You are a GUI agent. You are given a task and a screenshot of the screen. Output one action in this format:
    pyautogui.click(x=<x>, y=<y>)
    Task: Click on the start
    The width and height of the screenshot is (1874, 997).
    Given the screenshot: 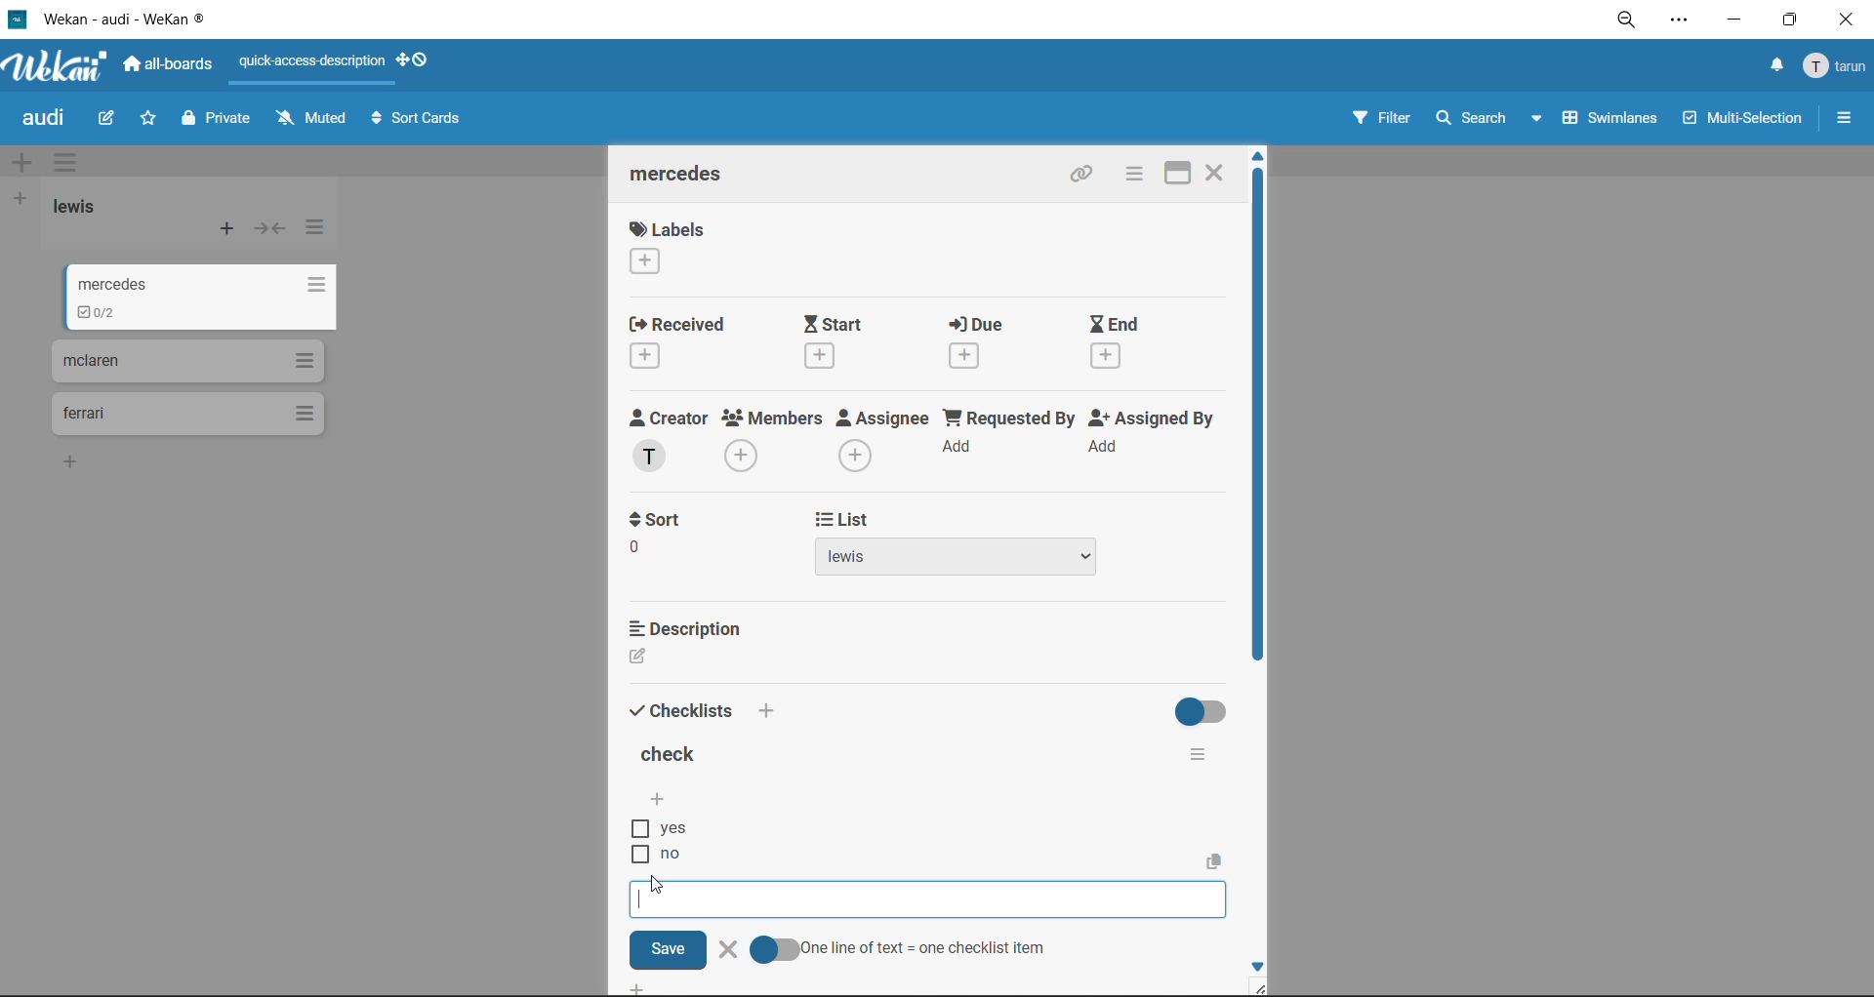 What is the action you would take?
    pyautogui.click(x=842, y=324)
    